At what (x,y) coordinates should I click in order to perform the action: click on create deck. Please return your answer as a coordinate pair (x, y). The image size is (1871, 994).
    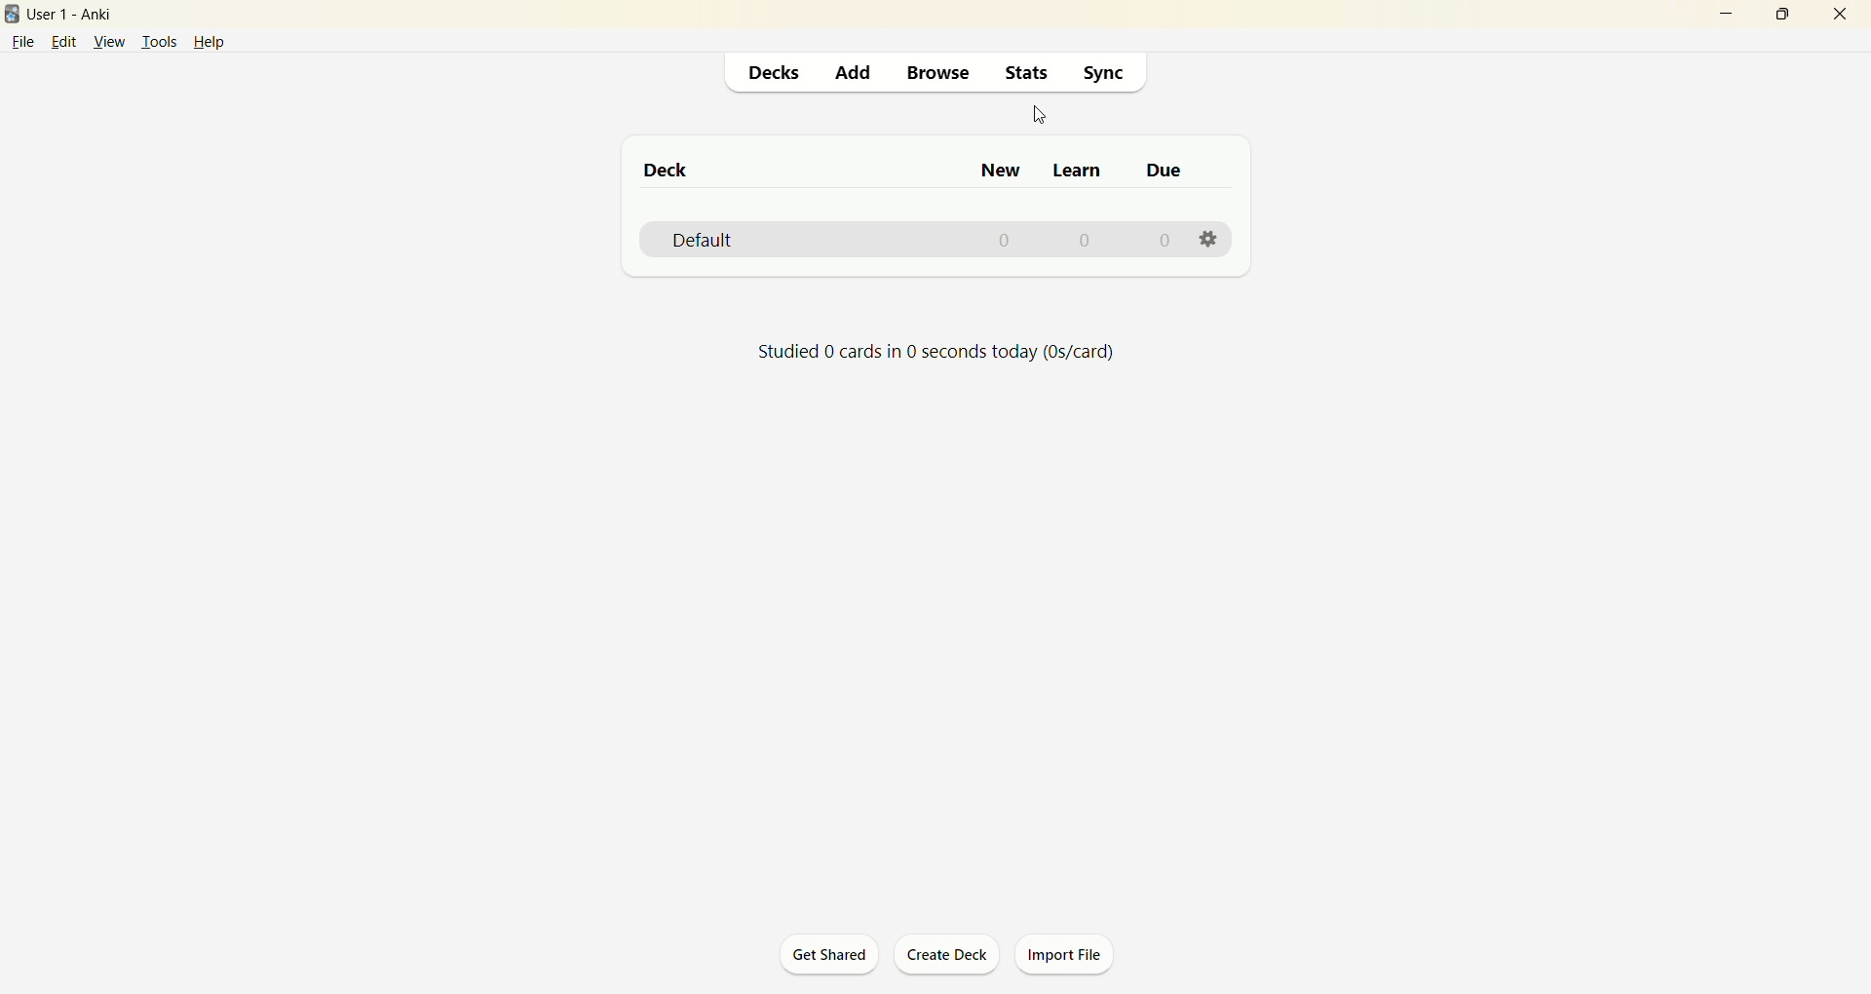
    Looking at the image, I should click on (952, 956).